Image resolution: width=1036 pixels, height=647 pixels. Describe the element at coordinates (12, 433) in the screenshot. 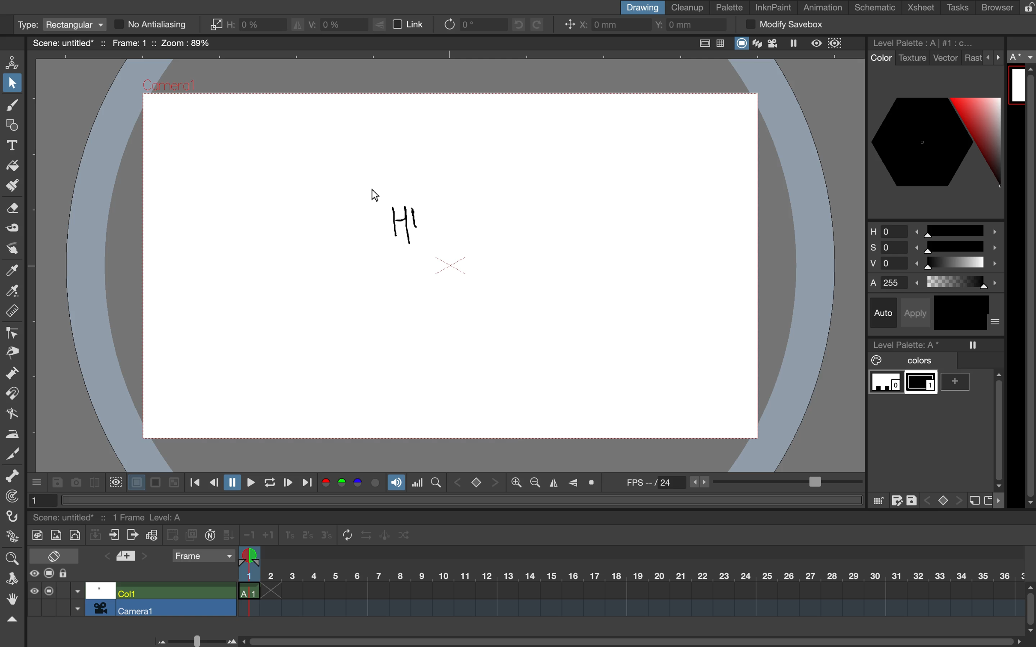

I see `iron tool` at that location.